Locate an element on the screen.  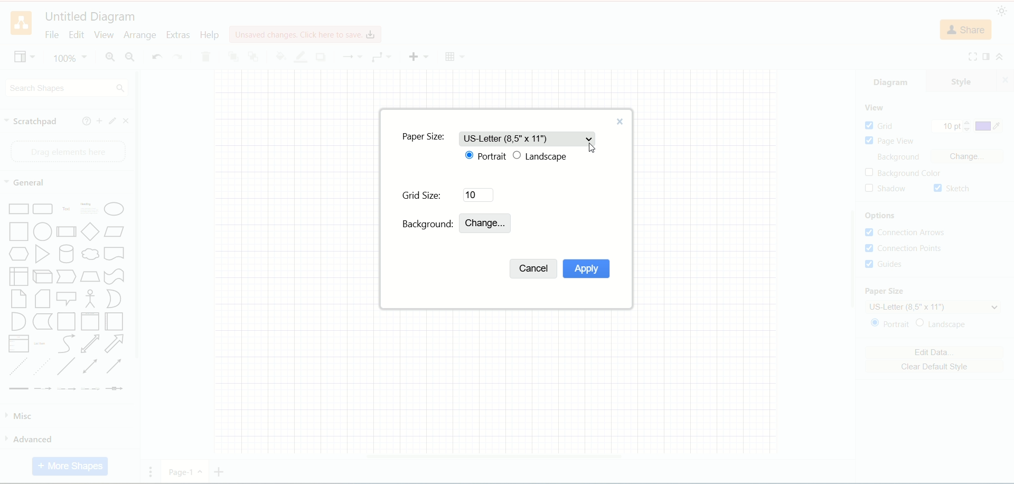
Arrow is located at coordinates (115, 345).